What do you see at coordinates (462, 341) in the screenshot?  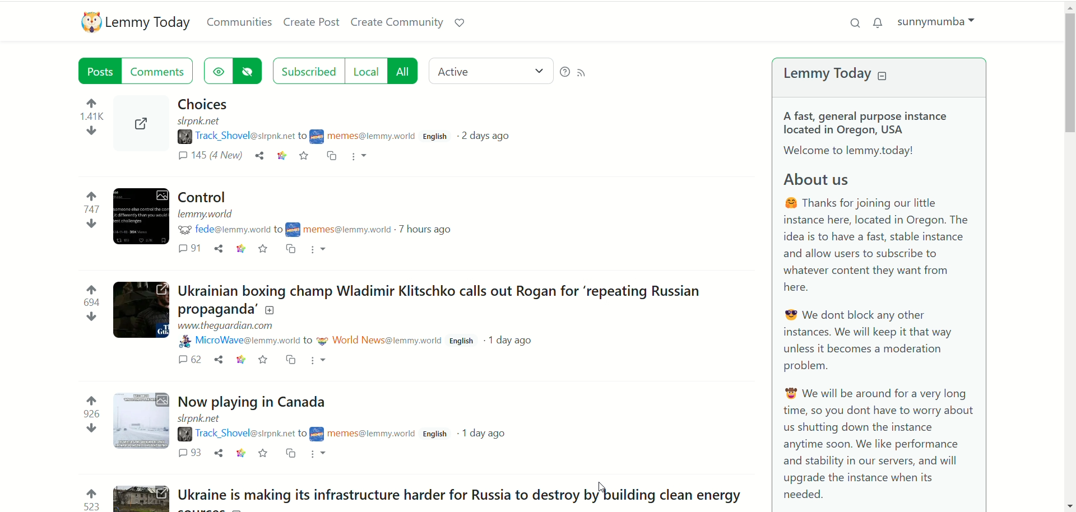 I see `english` at bounding box center [462, 341].